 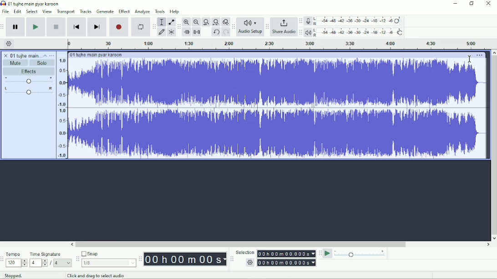 I want to click on Minimize, so click(x=456, y=3).